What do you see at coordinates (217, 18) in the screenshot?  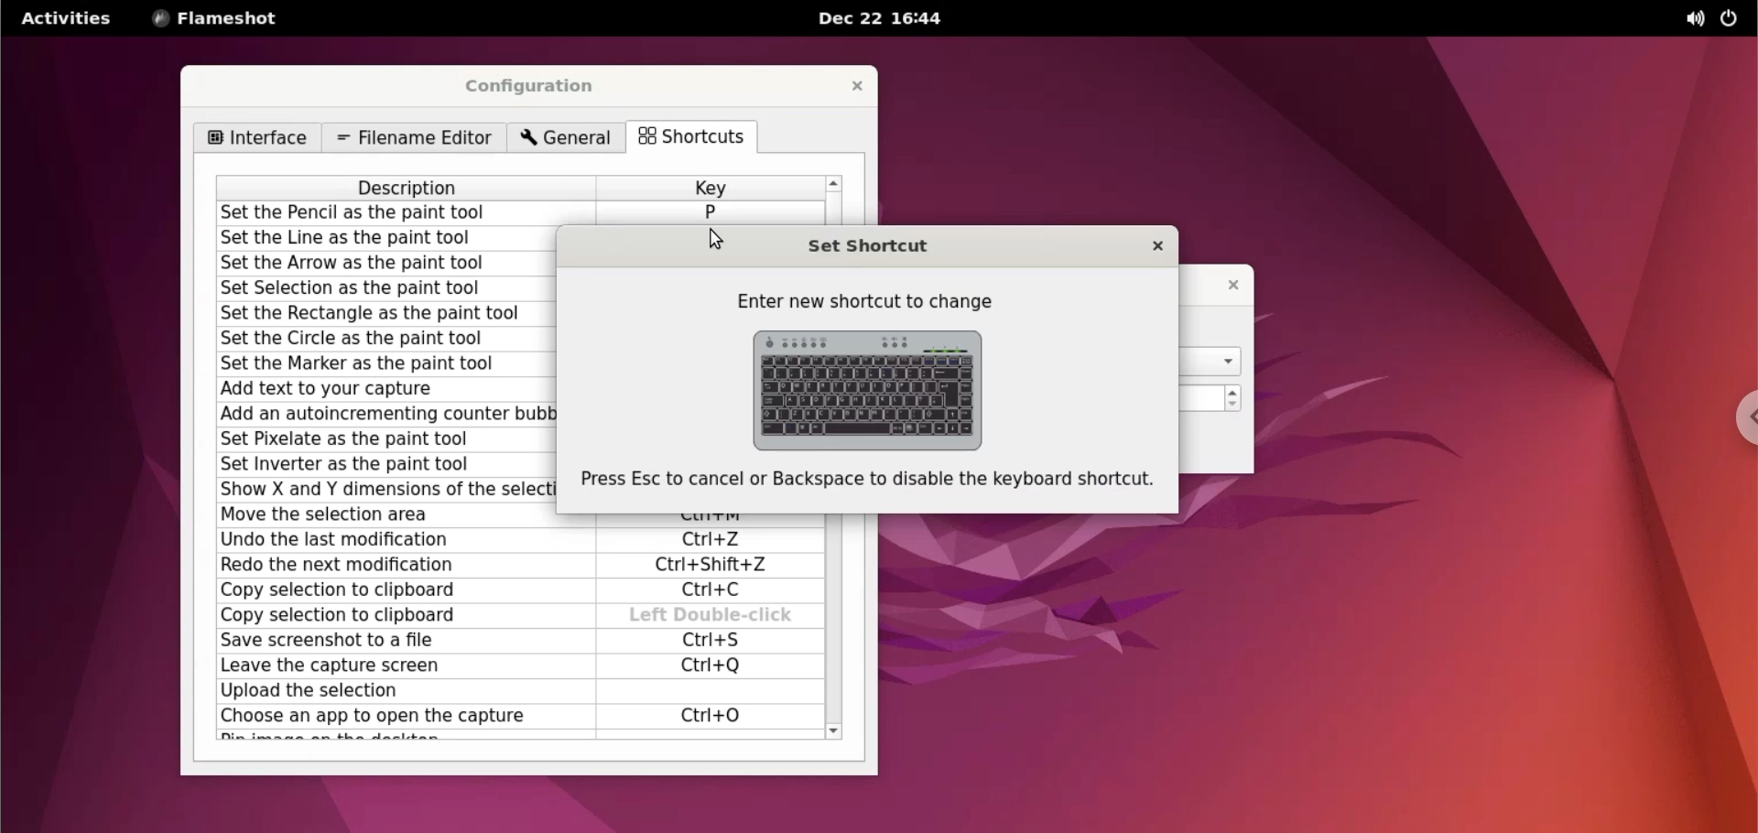 I see `flameshot options` at bounding box center [217, 18].